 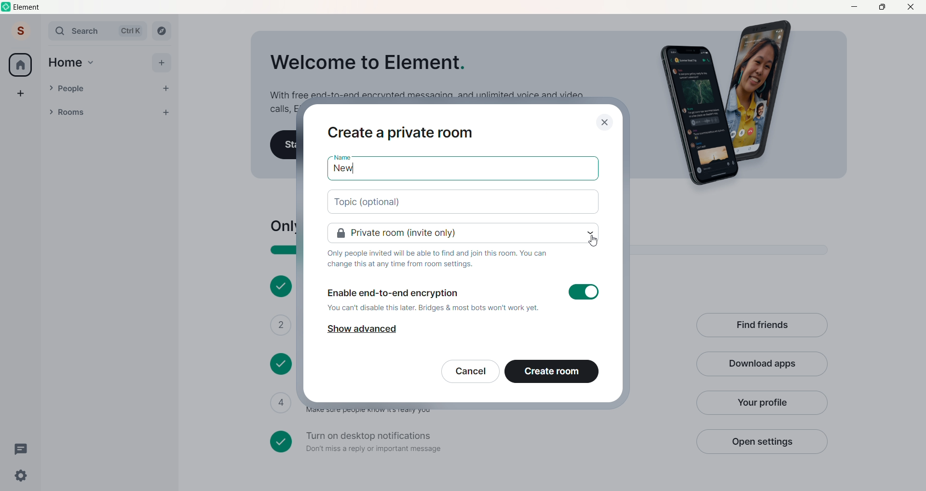 I want to click on Only people invited will be able to find and join this room. You can
change this at any time from room settings., so click(x=438, y=259).